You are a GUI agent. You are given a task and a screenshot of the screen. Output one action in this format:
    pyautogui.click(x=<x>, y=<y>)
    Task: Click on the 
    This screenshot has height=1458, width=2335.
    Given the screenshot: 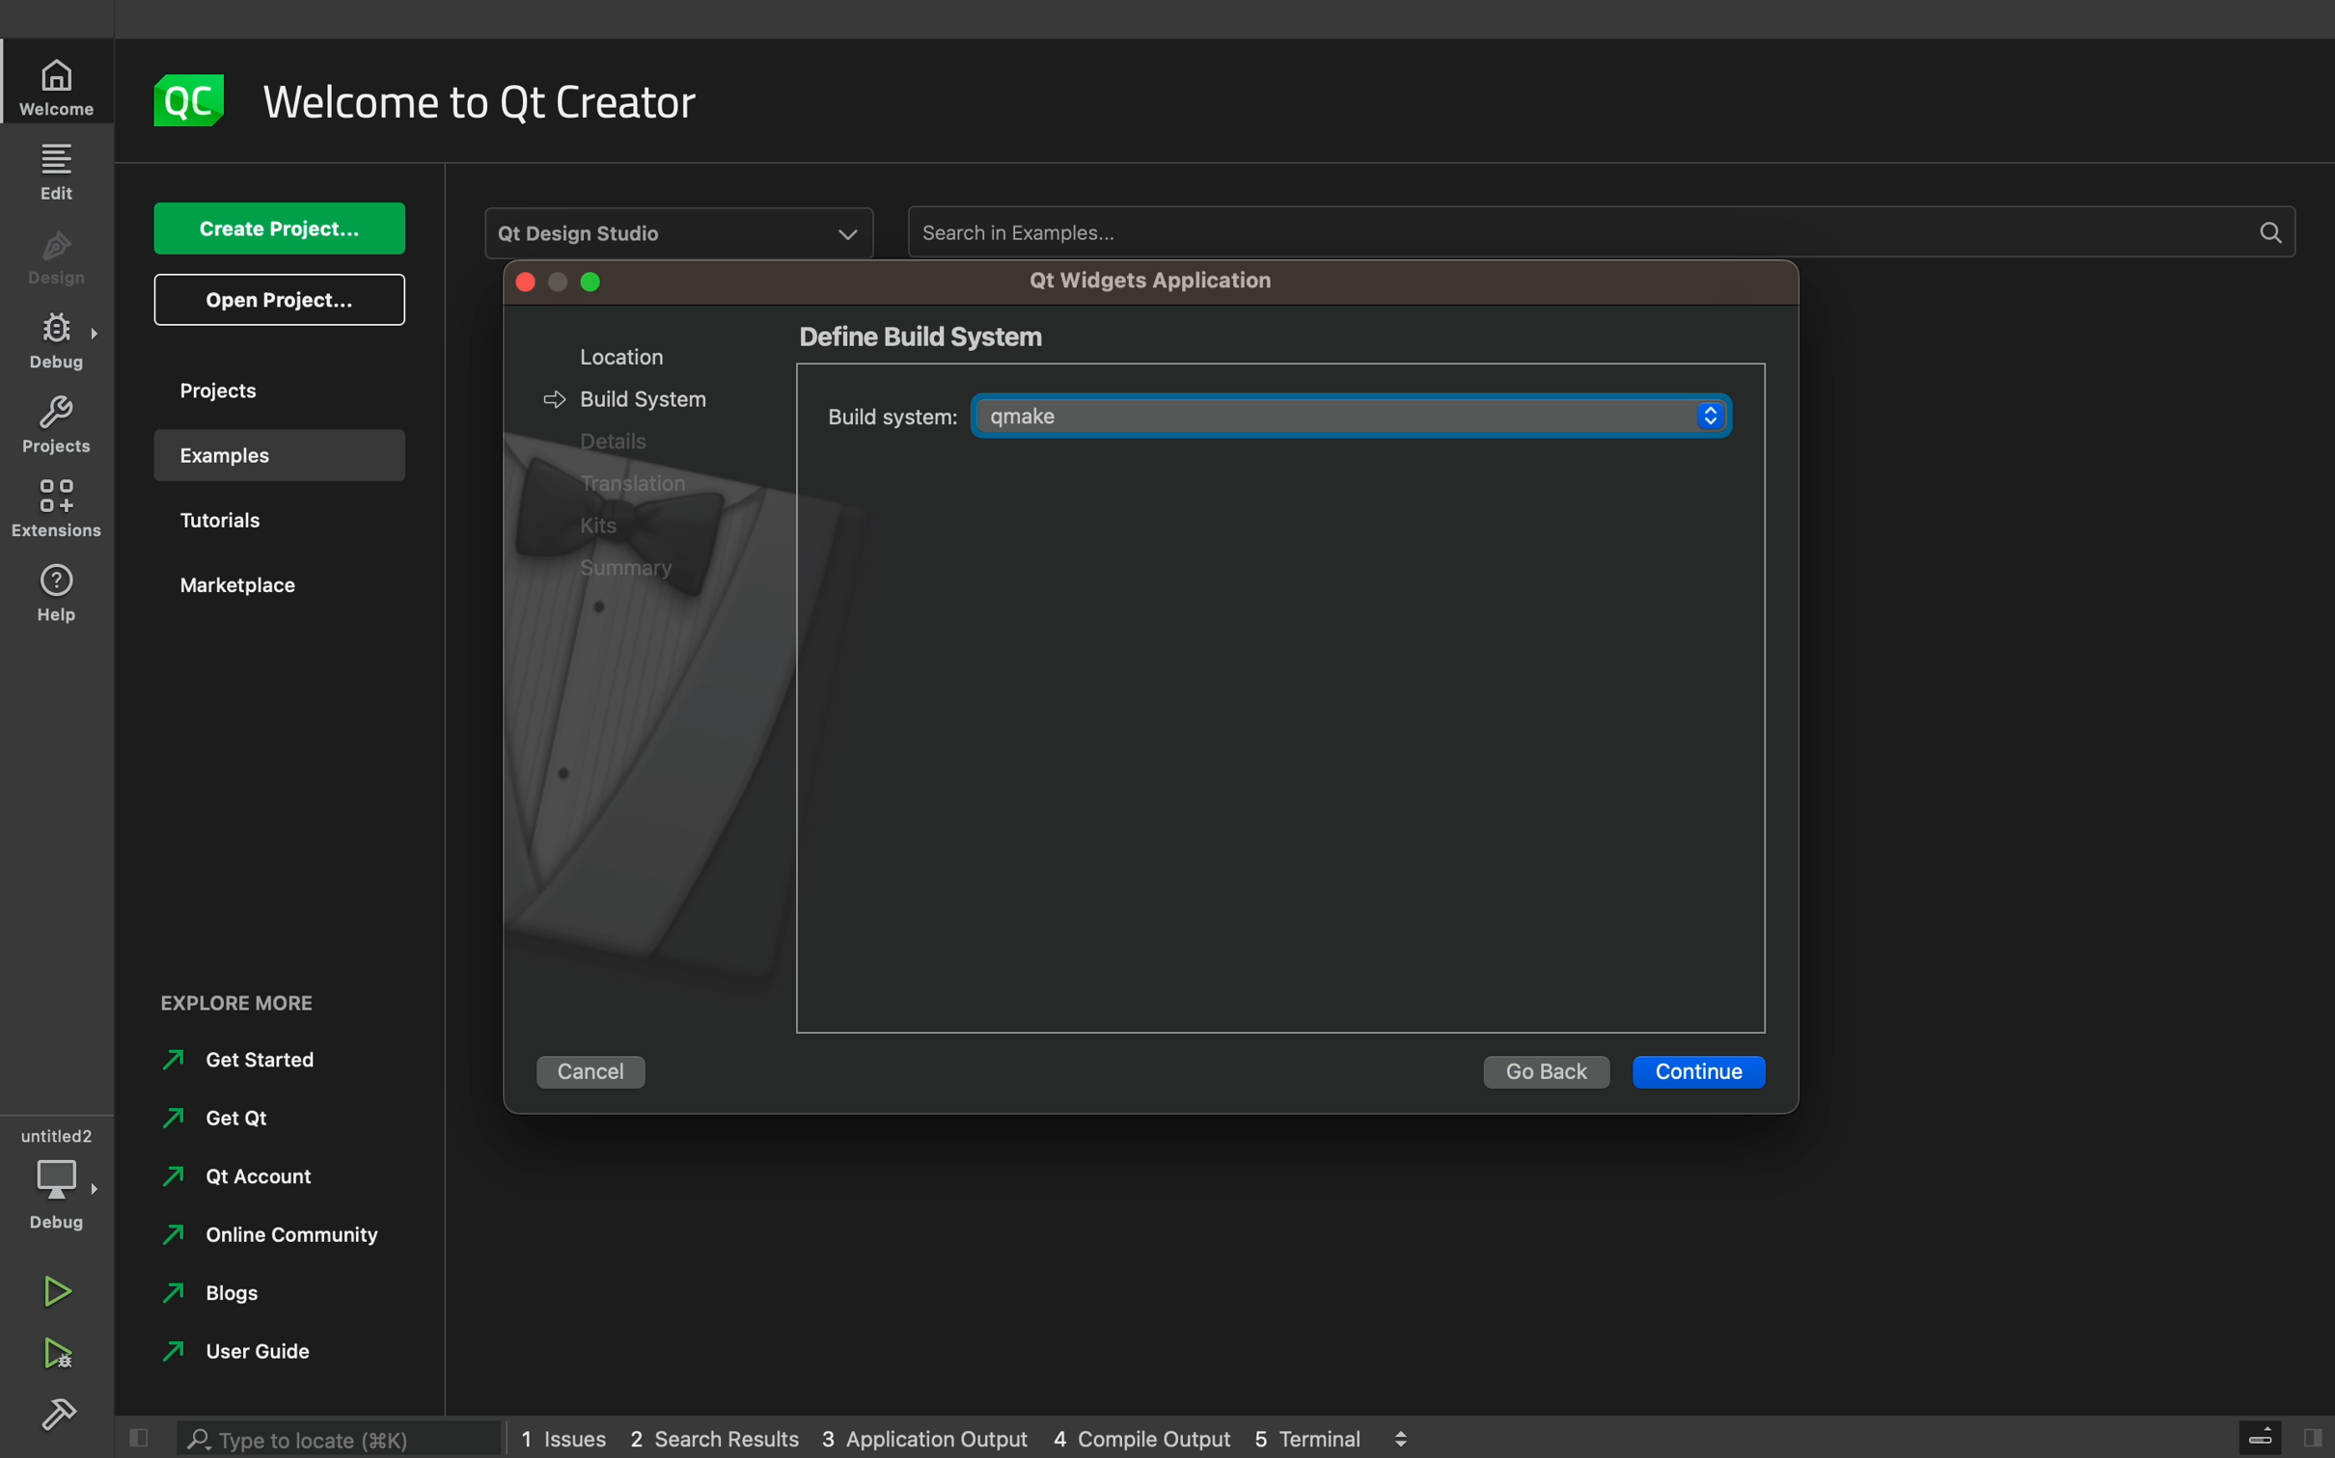 What is the action you would take?
    pyautogui.click(x=637, y=486)
    